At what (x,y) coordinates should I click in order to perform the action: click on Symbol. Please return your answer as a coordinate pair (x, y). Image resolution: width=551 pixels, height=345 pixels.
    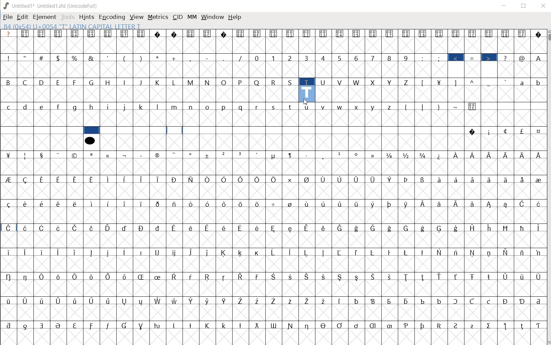
    Looking at the image, I should click on (423, 155).